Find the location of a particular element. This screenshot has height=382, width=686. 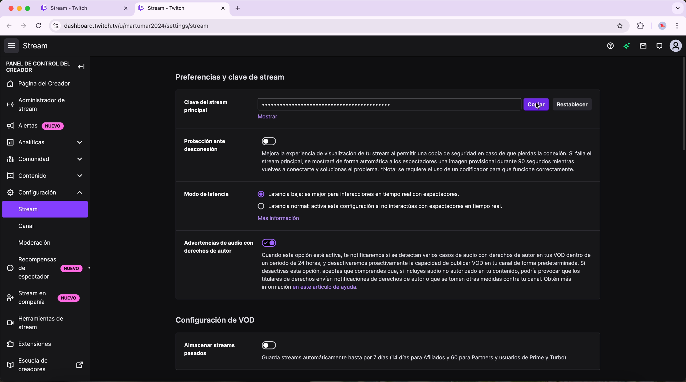

click on copy is located at coordinates (537, 105).